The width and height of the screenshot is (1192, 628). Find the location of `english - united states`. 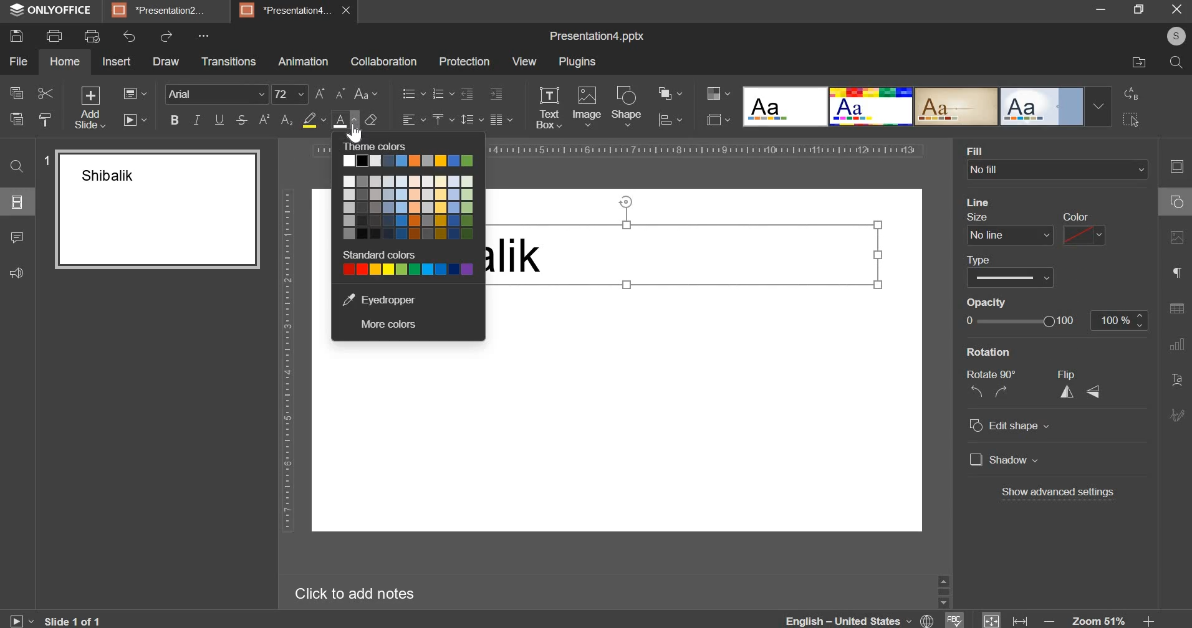

english - united states is located at coordinates (841, 619).